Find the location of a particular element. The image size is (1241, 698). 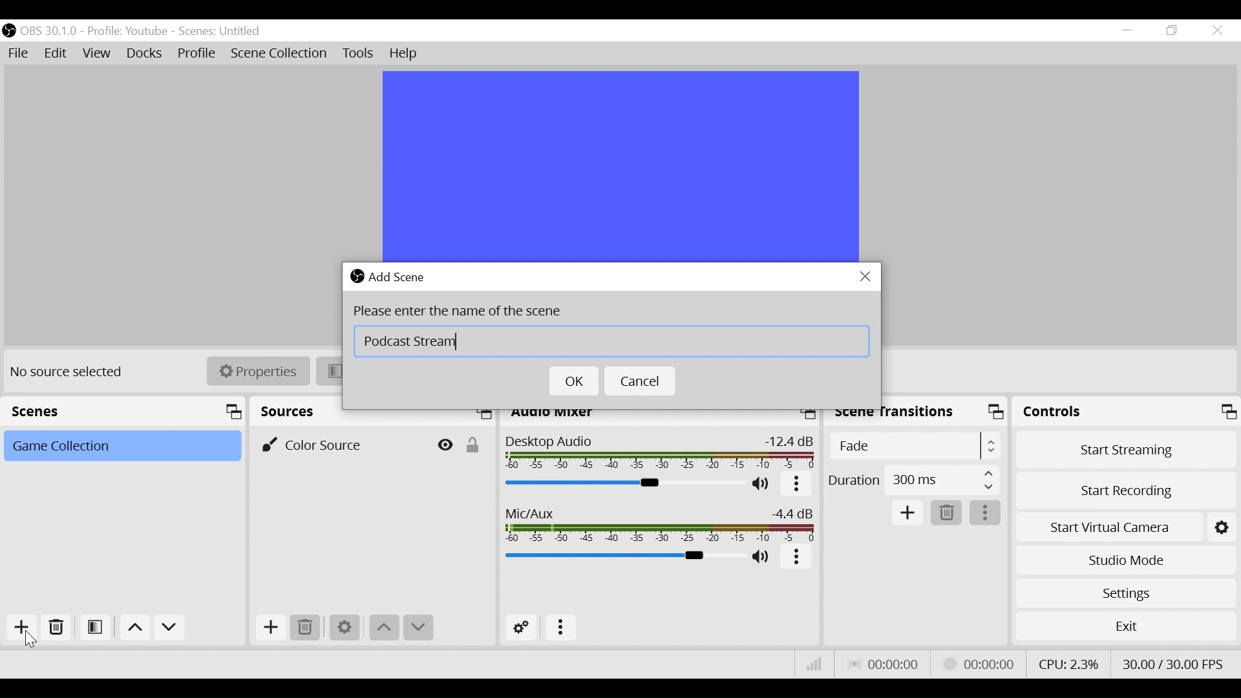

Live Status is located at coordinates (882, 662).